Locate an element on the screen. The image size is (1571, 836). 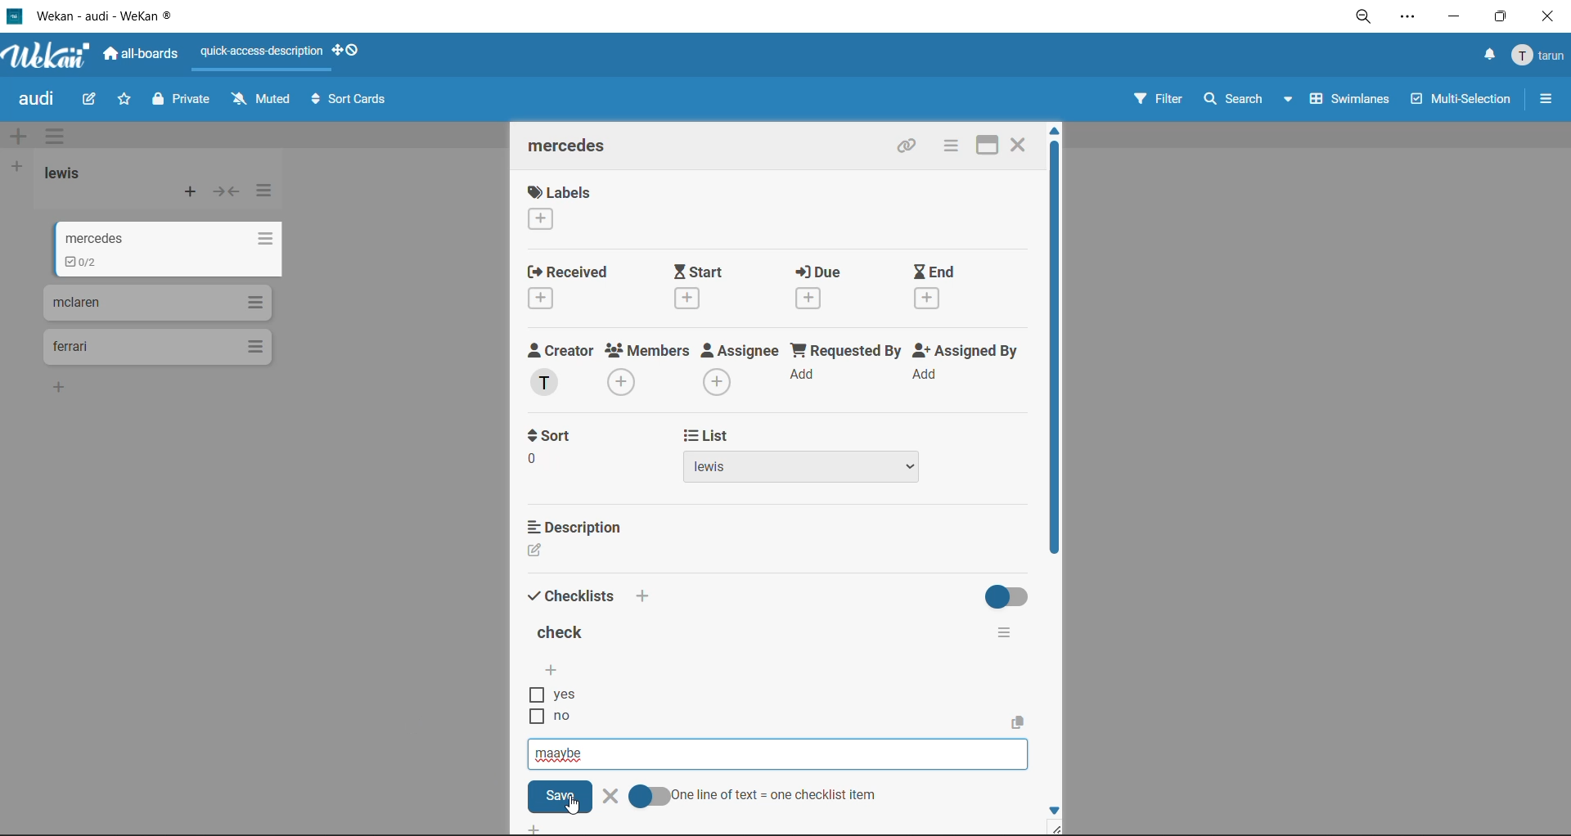
maximize is located at coordinates (984, 147).